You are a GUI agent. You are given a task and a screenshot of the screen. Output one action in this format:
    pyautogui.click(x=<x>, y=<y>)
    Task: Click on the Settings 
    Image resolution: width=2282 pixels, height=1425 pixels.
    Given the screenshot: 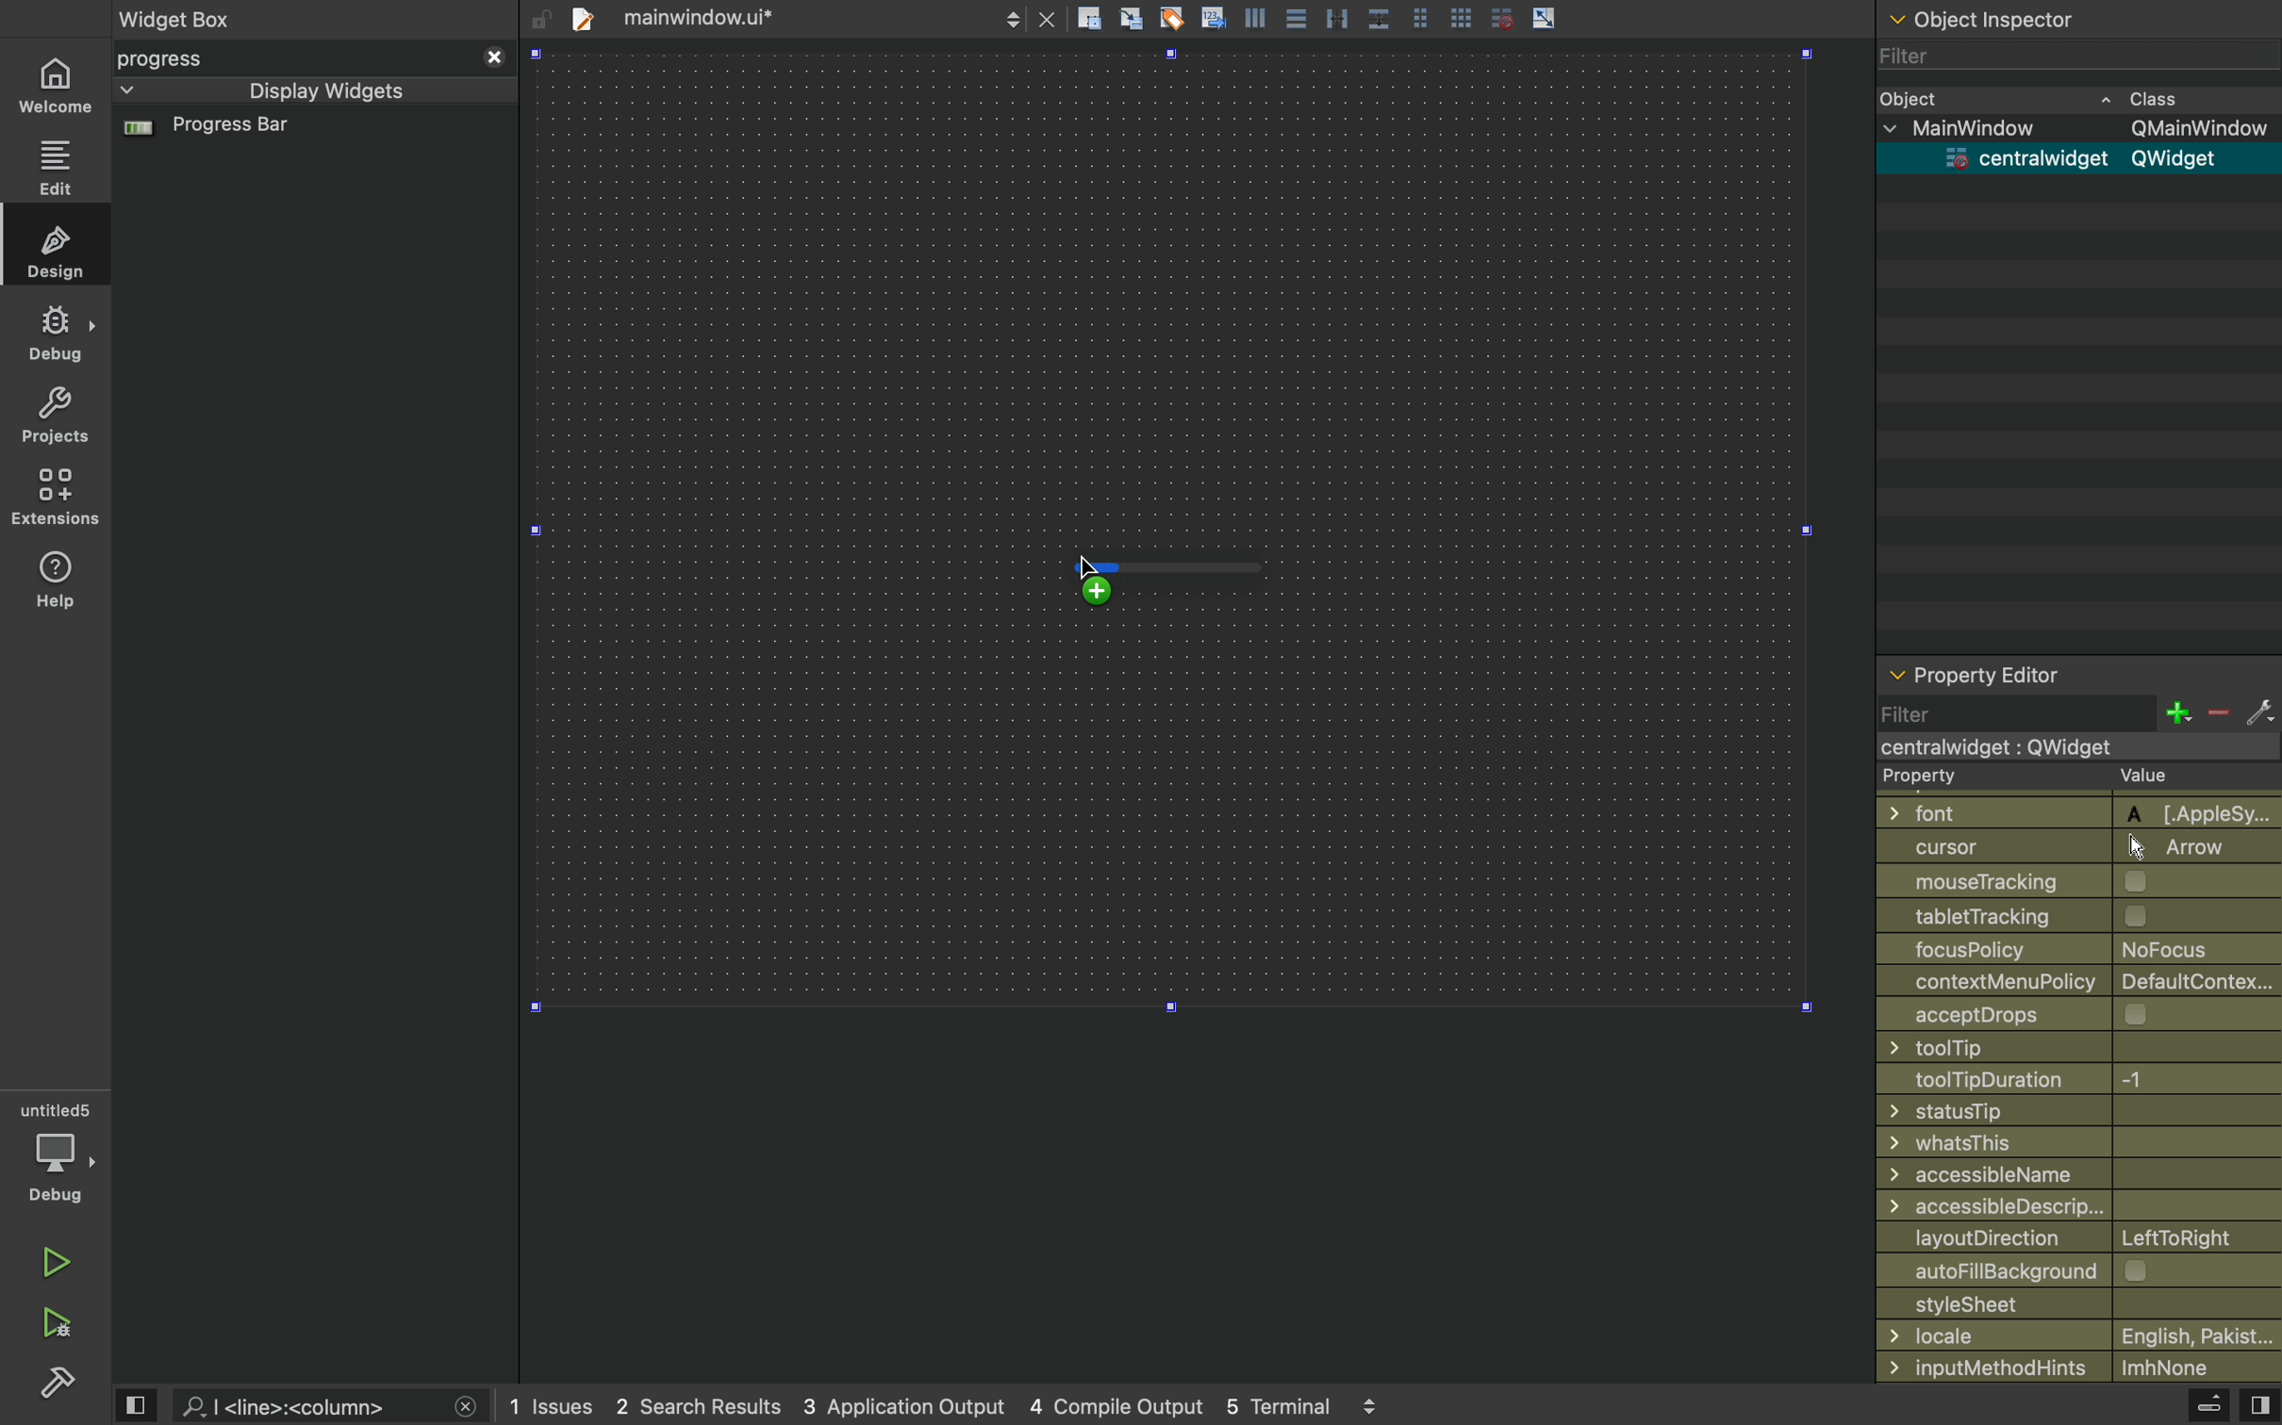 What is the action you would take?
    pyautogui.click(x=57, y=1381)
    